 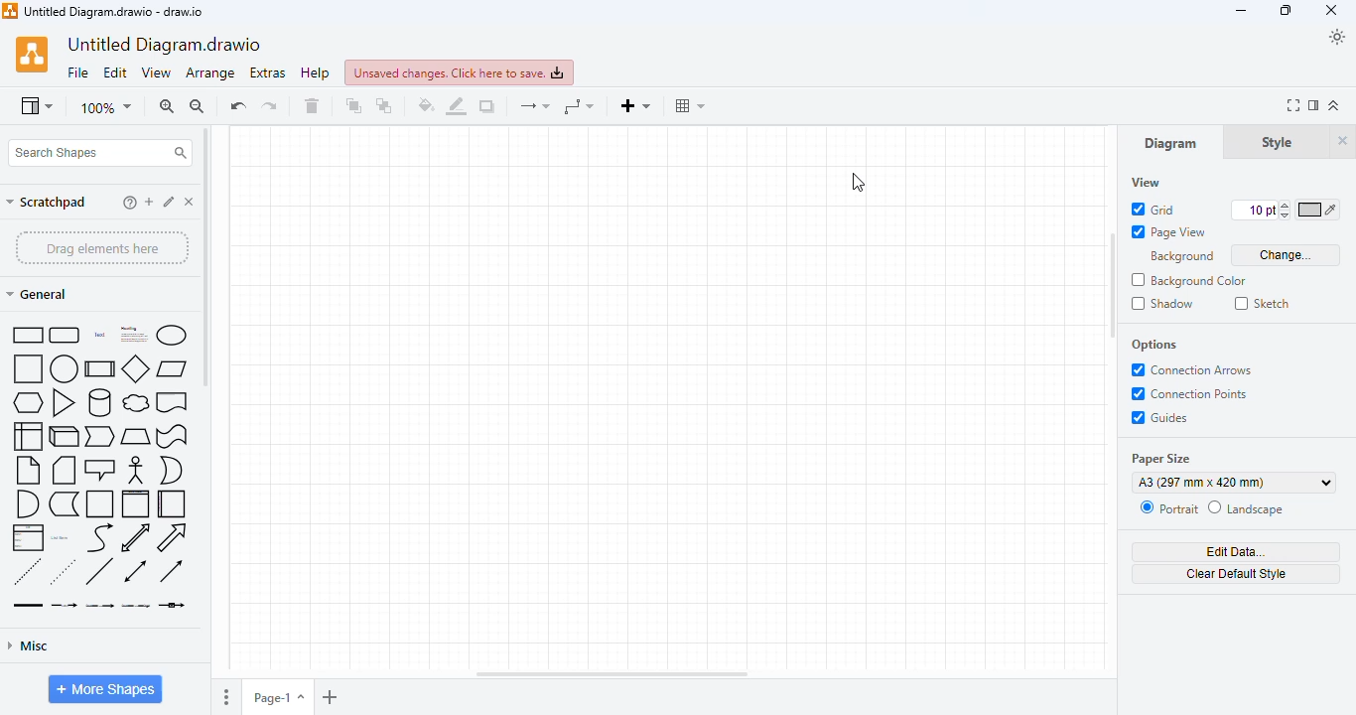 I want to click on insert page, so click(x=331, y=698).